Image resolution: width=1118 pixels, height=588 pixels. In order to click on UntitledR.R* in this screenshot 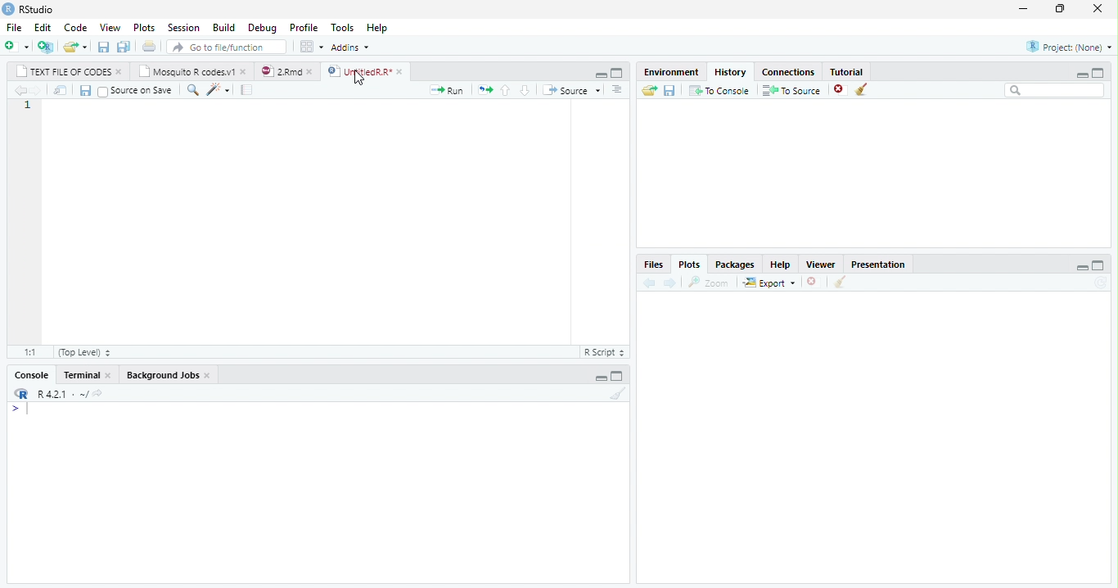, I will do `click(359, 71)`.